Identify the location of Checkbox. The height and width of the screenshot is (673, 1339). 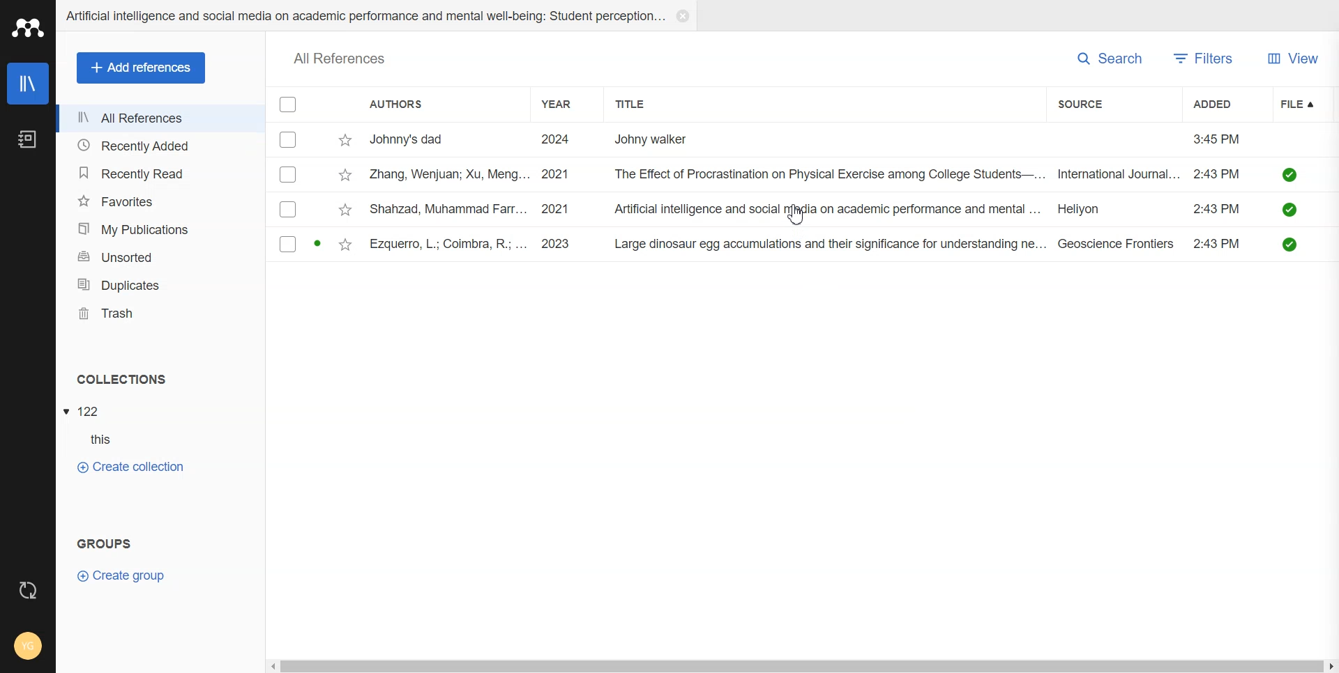
(289, 174).